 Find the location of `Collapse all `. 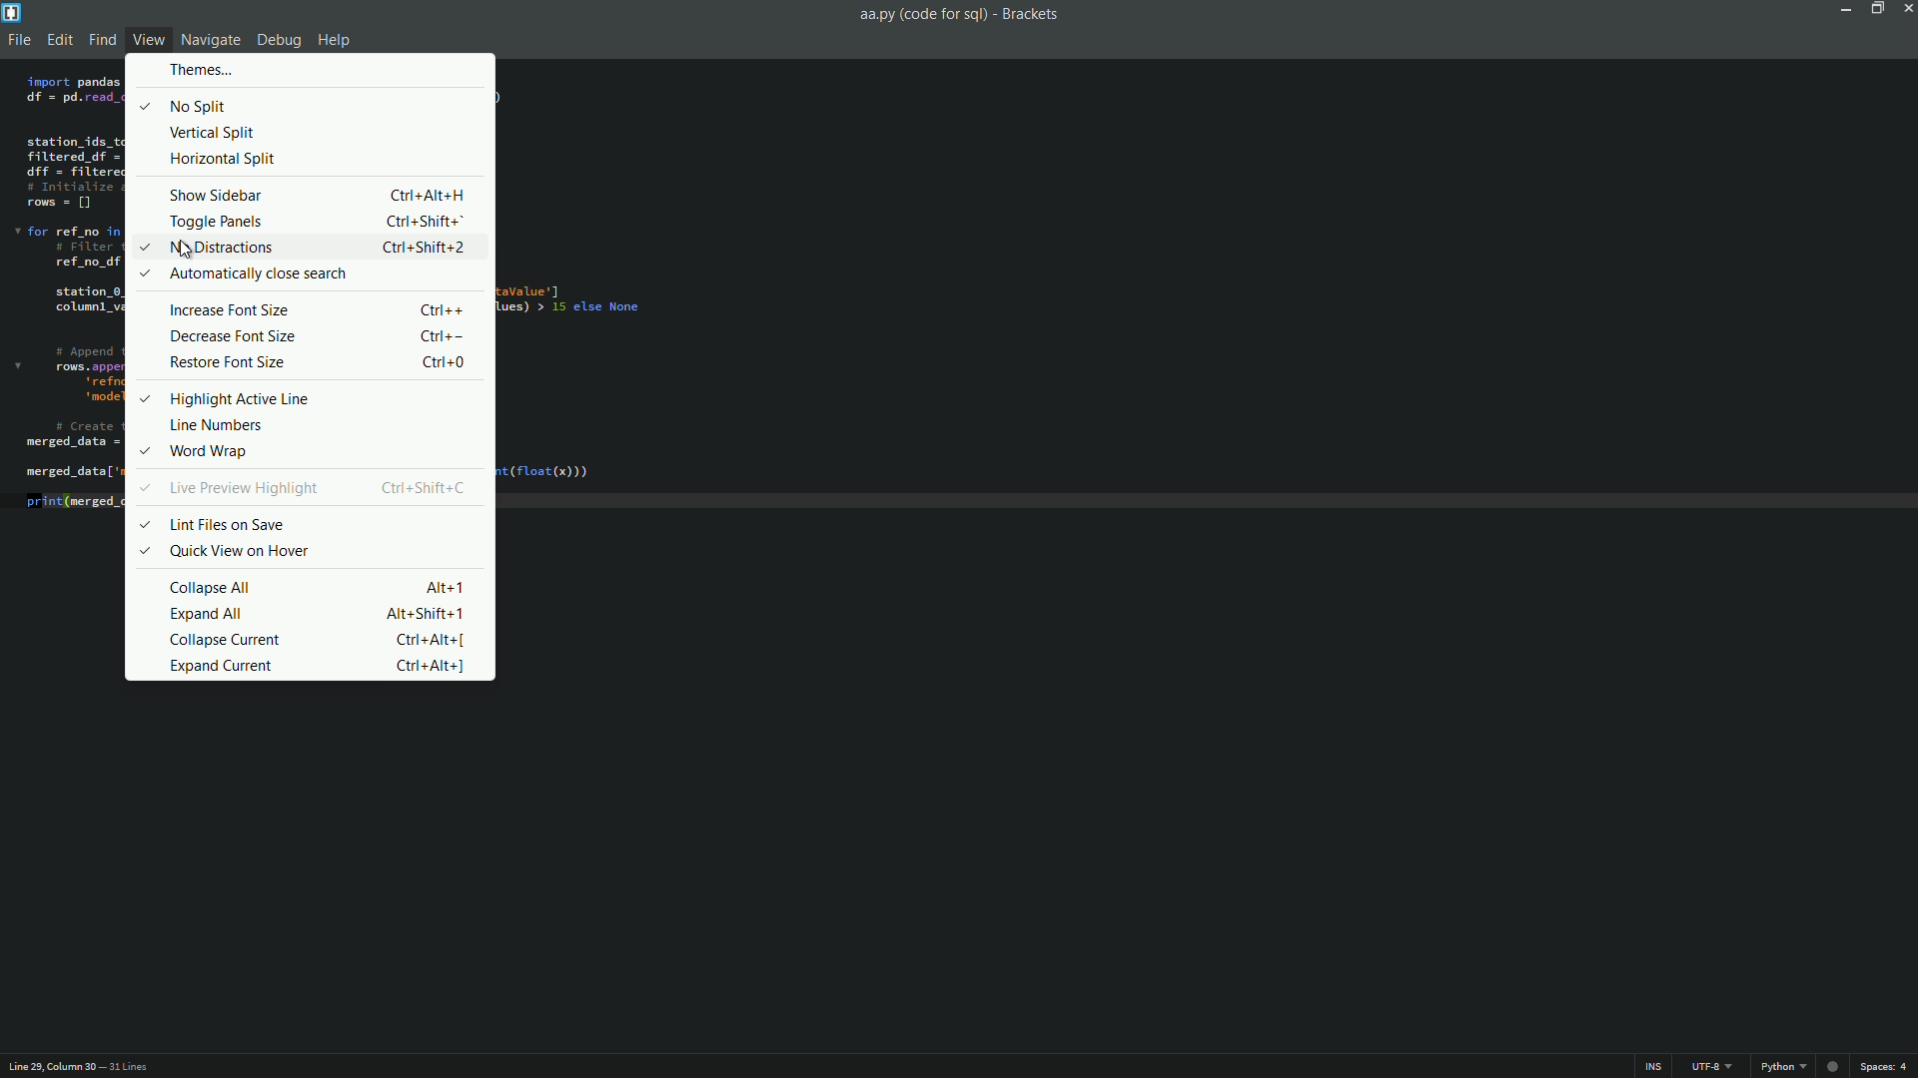

Collapse all  is located at coordinates (323, 586).